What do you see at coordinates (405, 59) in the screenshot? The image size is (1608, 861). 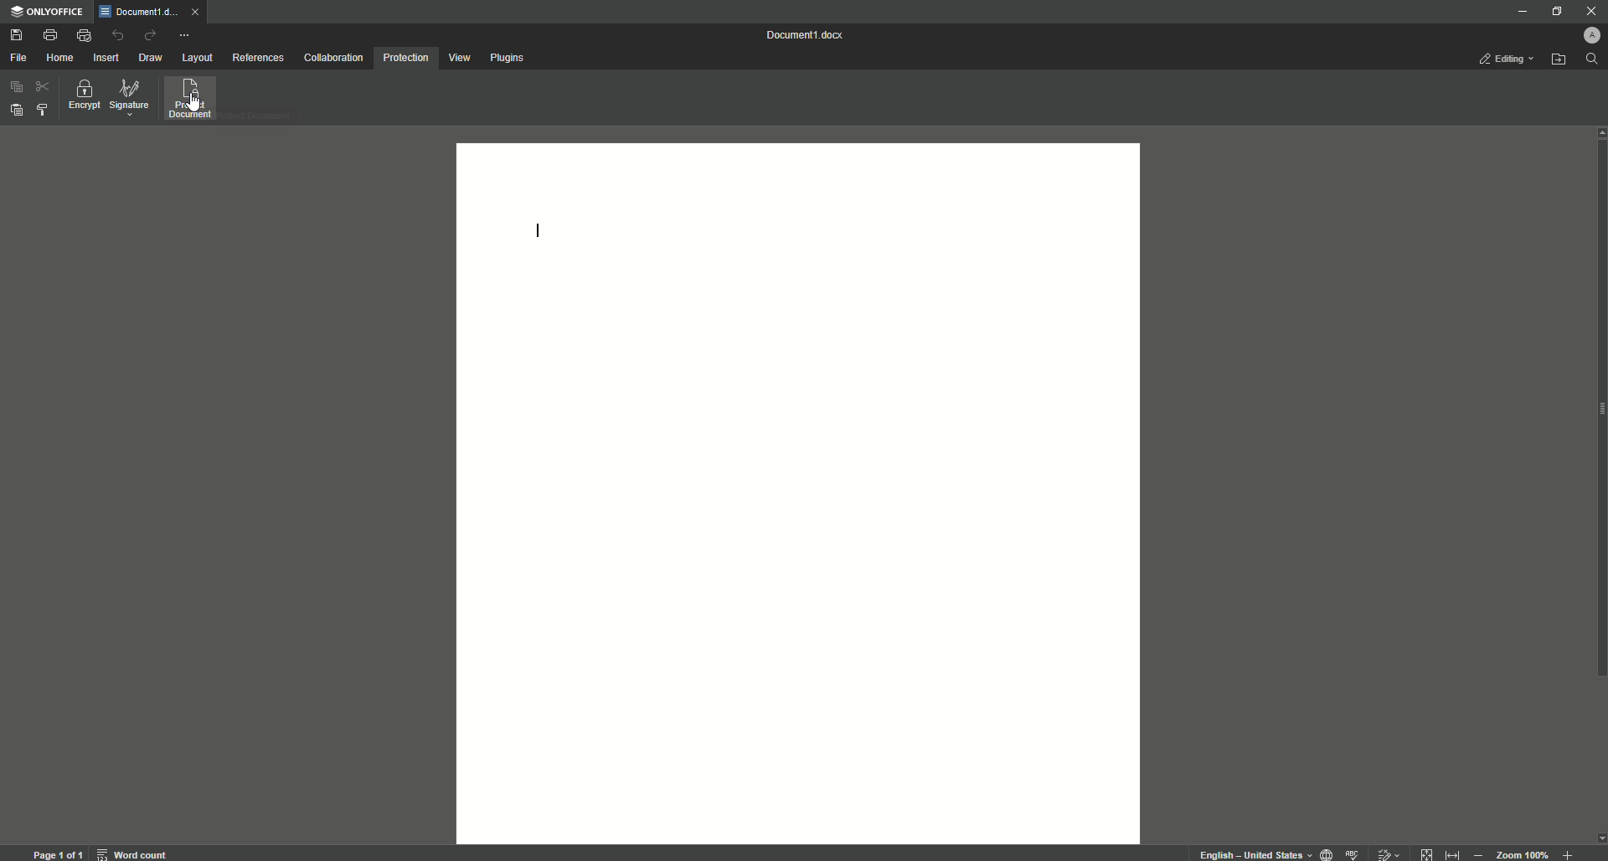 I see `Protection` at bounding box center [405, 59].